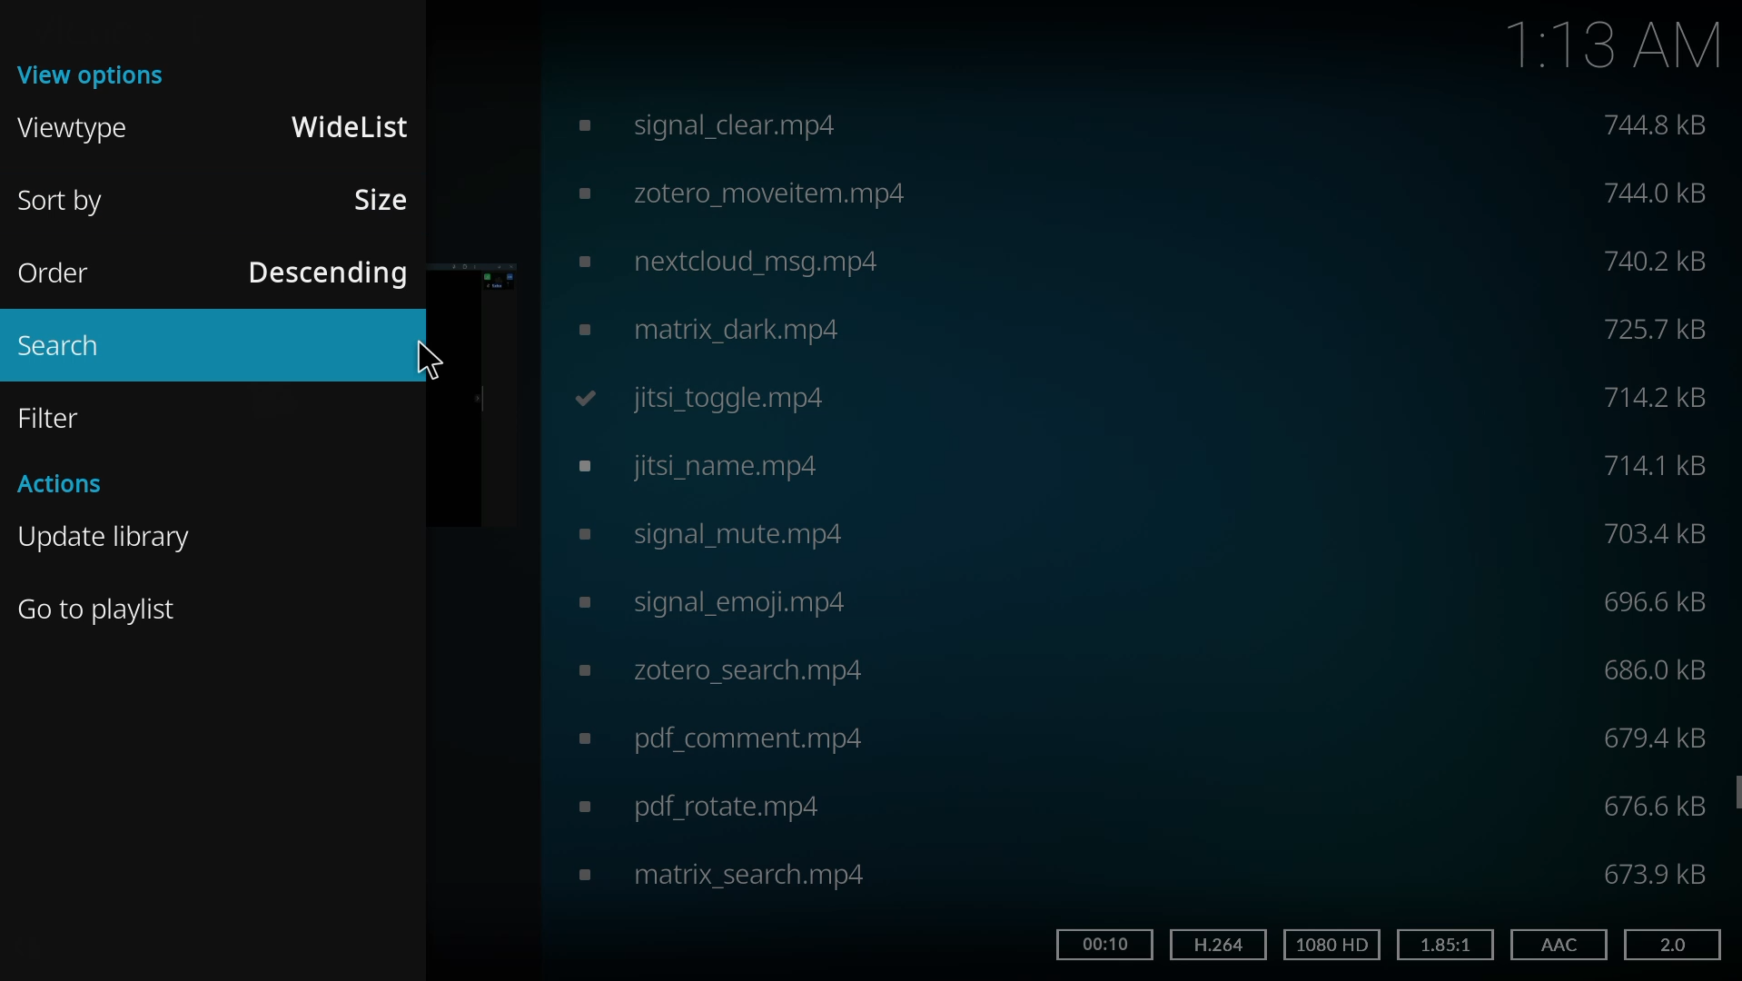  I want to click on size, so click(1650, 535).